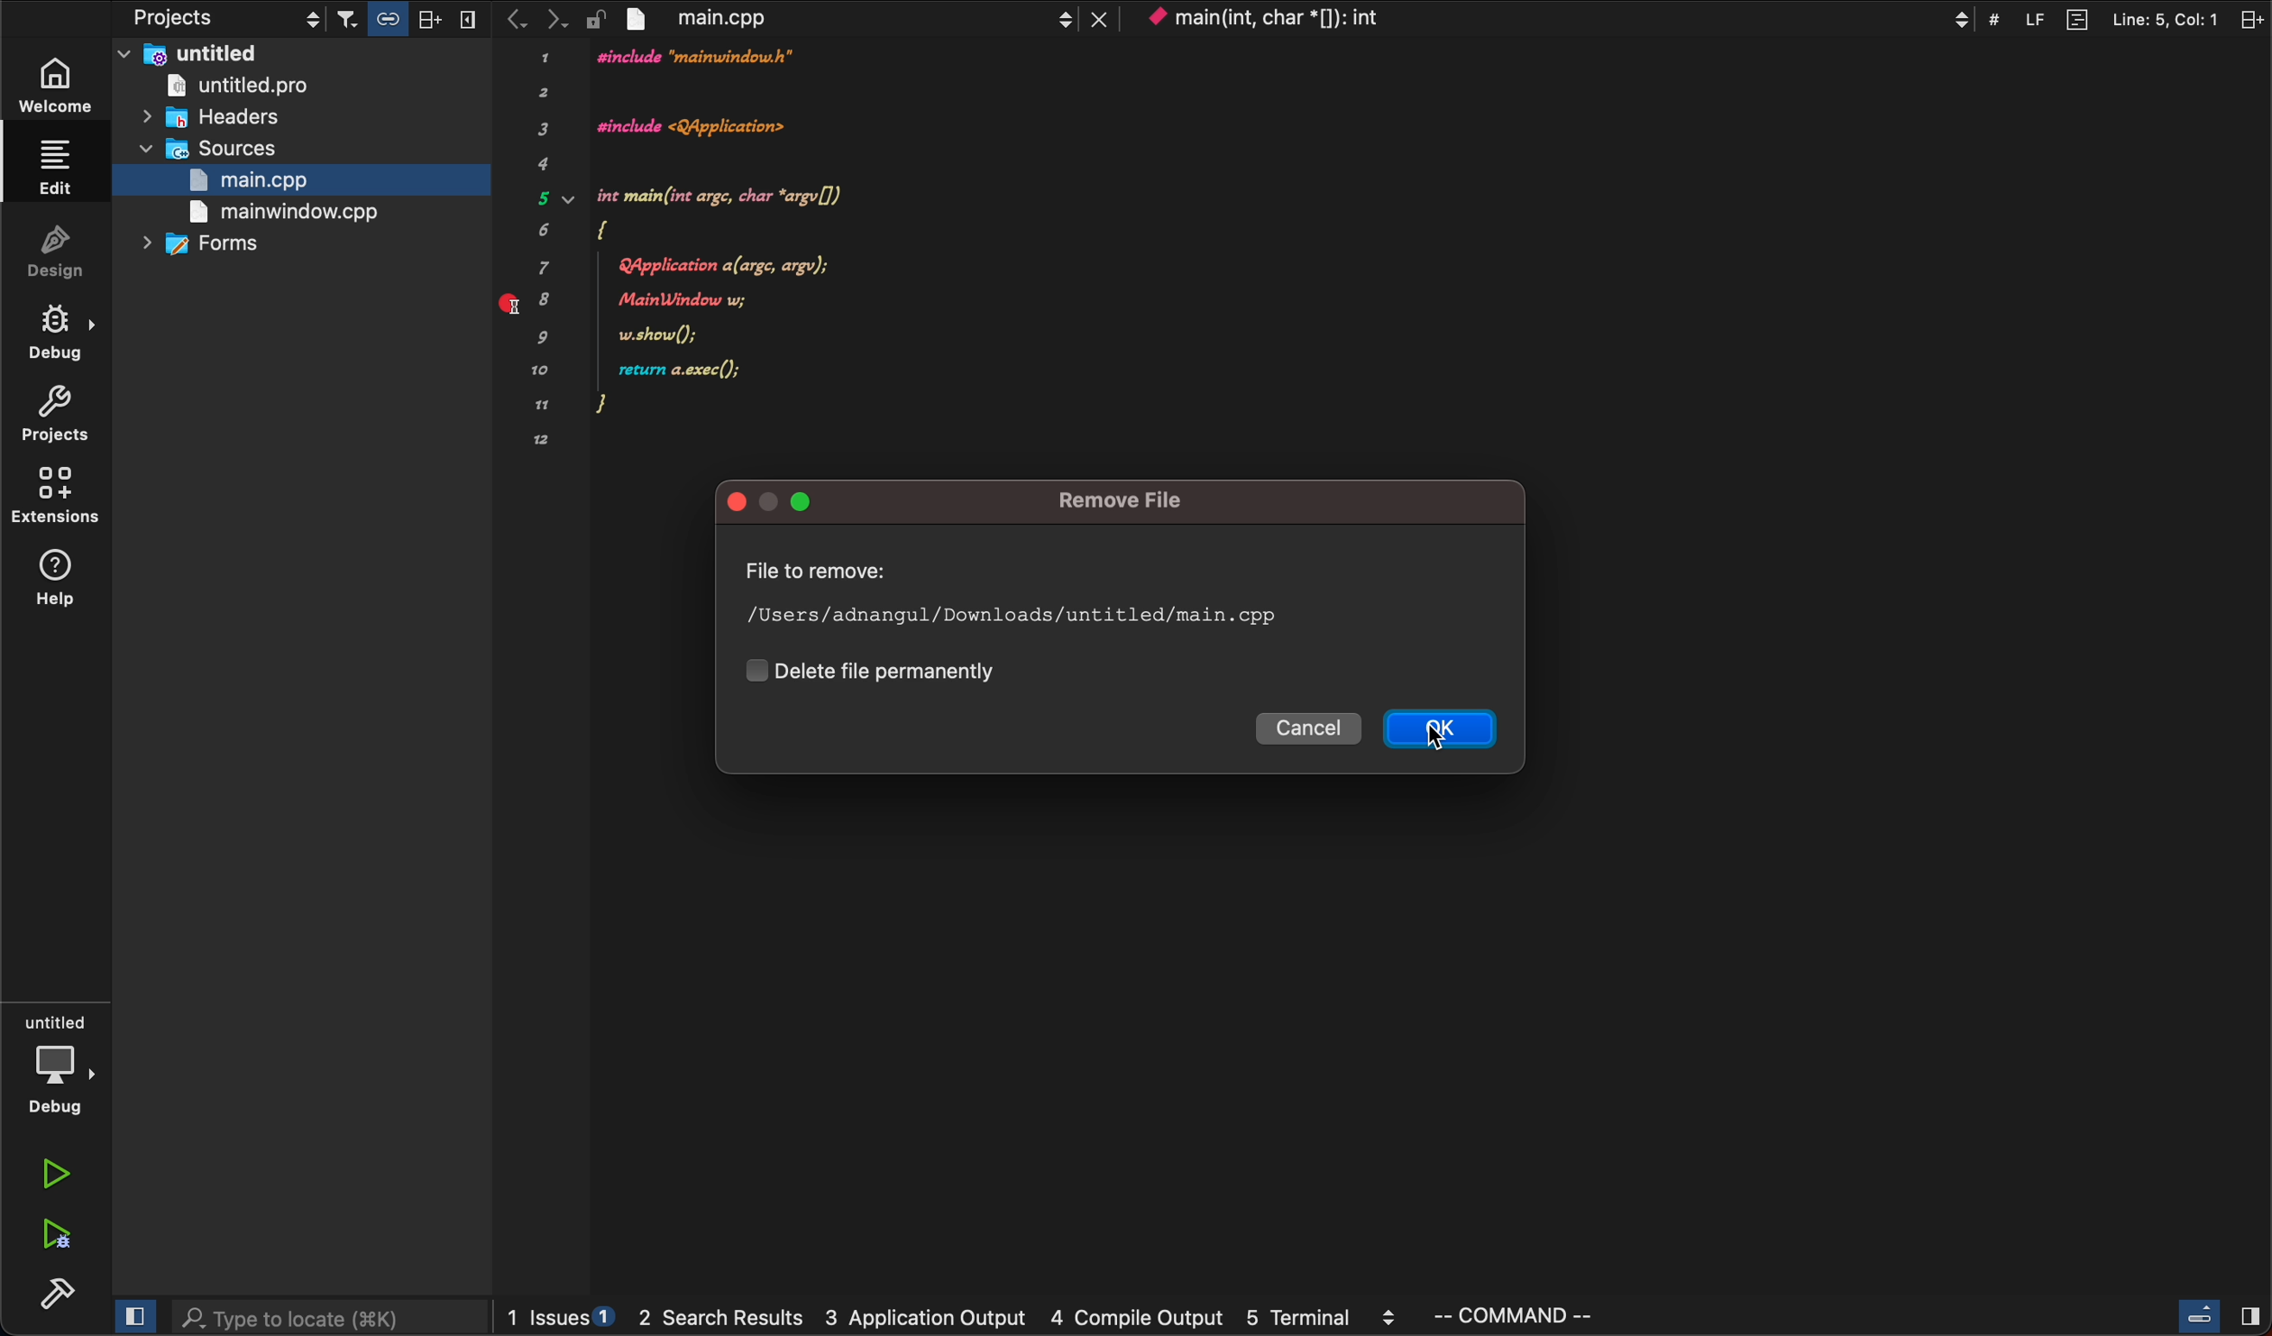 The height and width of the screenshot is (1336, 2272). Describe the element at coordinates (218, 121) in the screenshot. I see `headers` at that location.